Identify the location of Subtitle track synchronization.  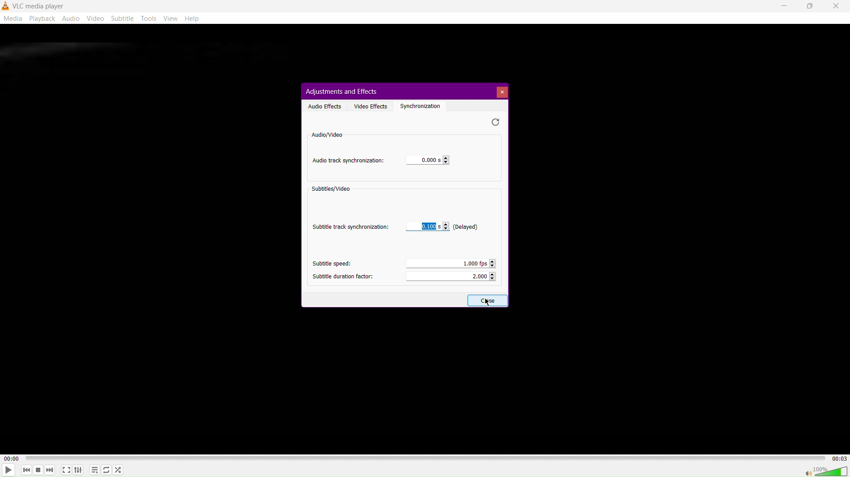
(352, 226).